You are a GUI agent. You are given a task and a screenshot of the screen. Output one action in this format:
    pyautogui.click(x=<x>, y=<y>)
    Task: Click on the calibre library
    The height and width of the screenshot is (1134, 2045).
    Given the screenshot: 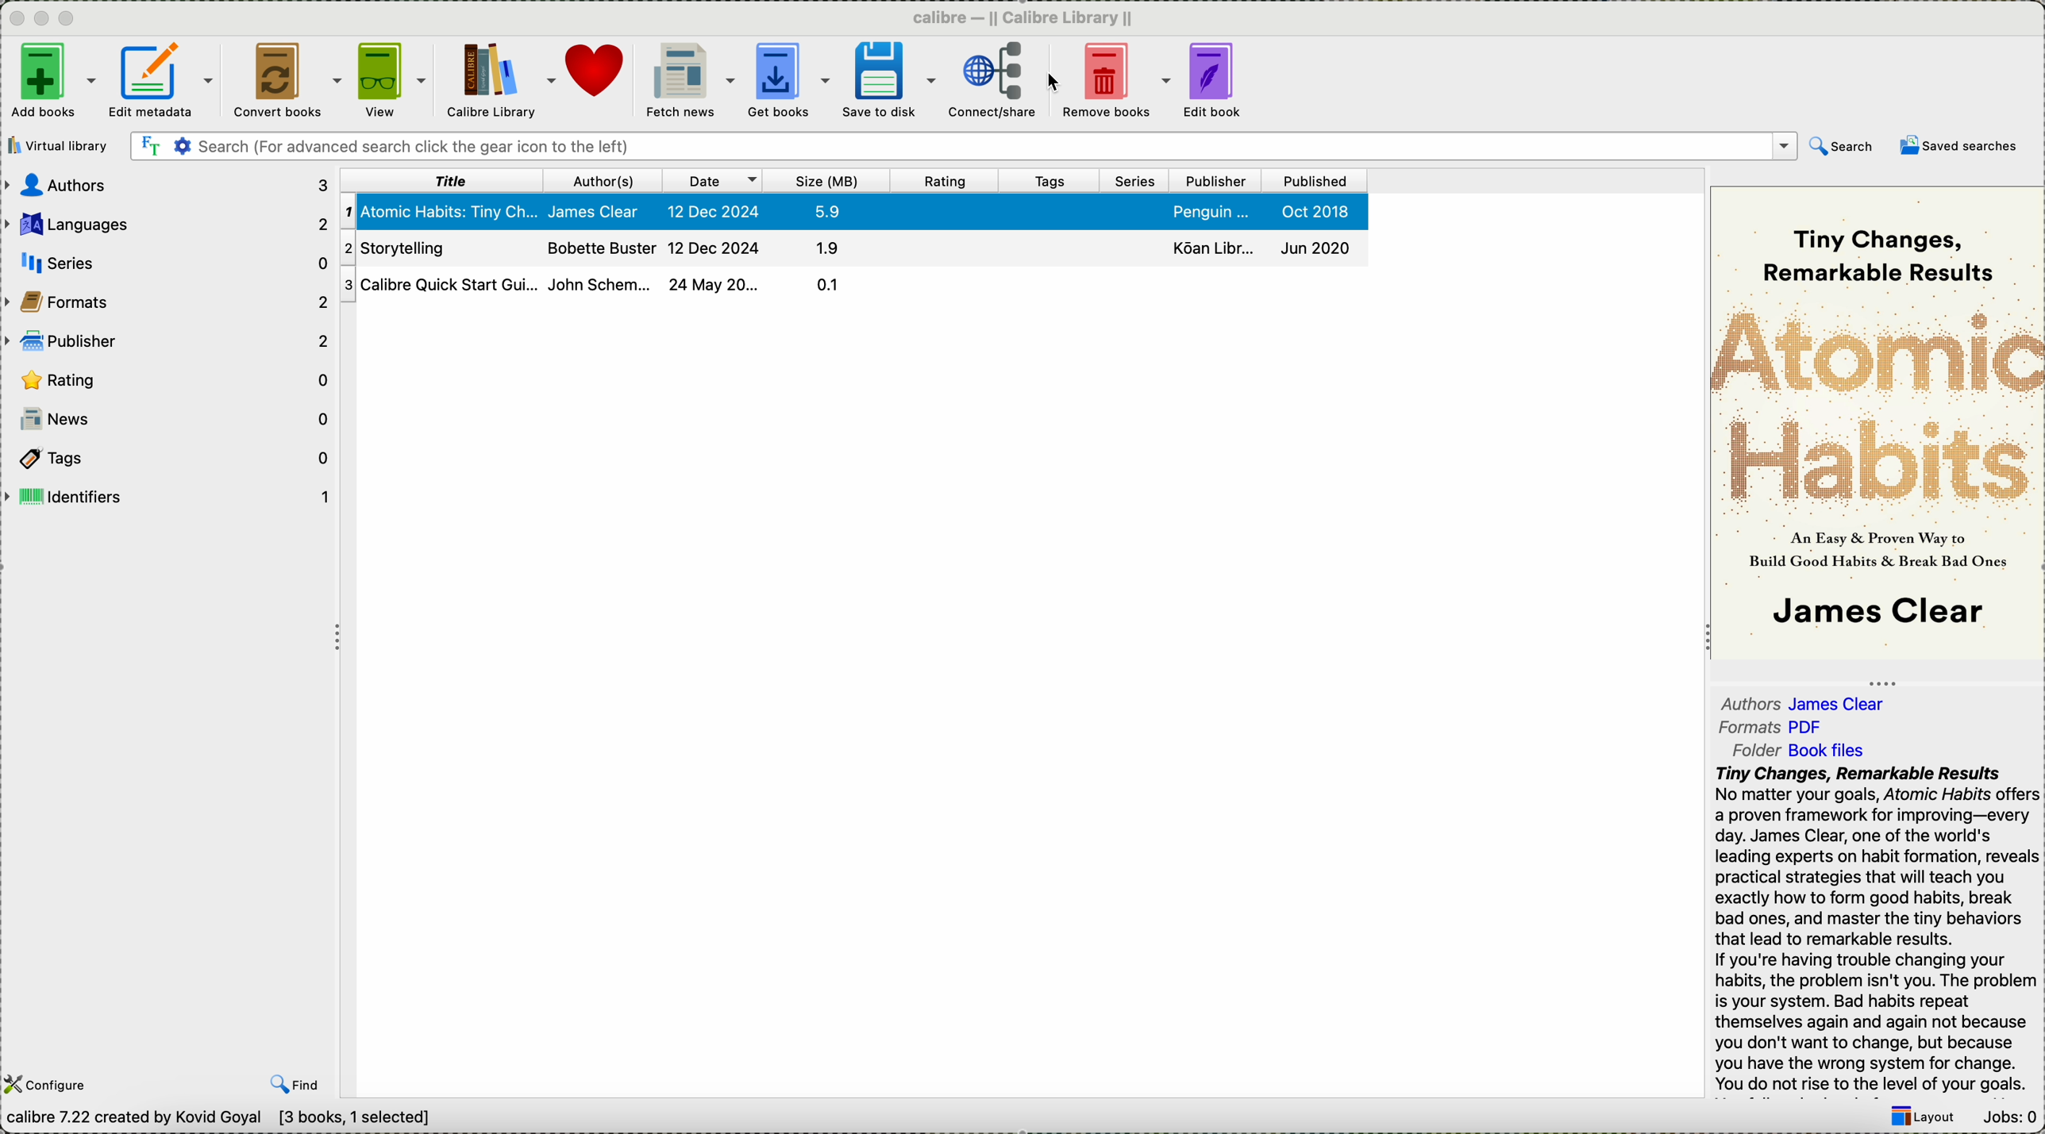 What is the action you would take?
    pyautogui.click(x=501, y=83)
    